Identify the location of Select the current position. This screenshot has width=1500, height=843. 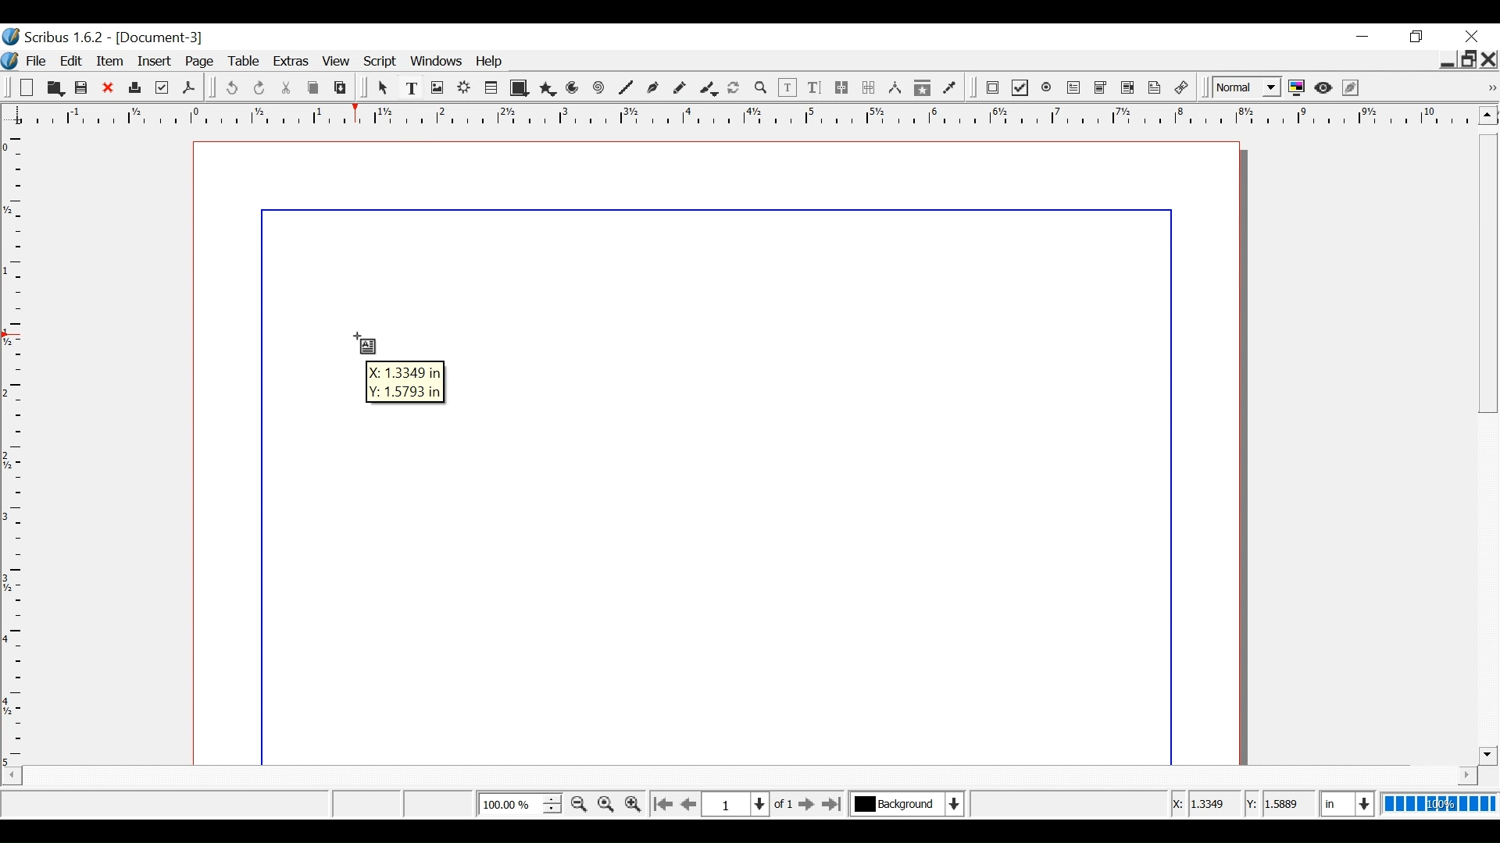
(737, 803).